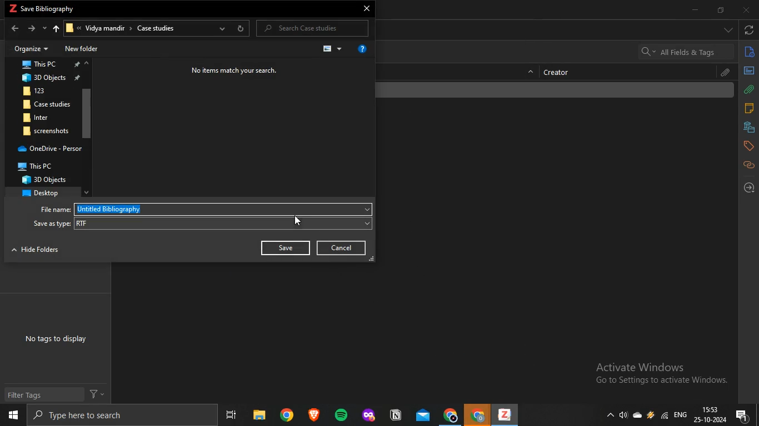 The height and width of the screenshot is (426, 759). I want to click on mail, so click(424, 415).